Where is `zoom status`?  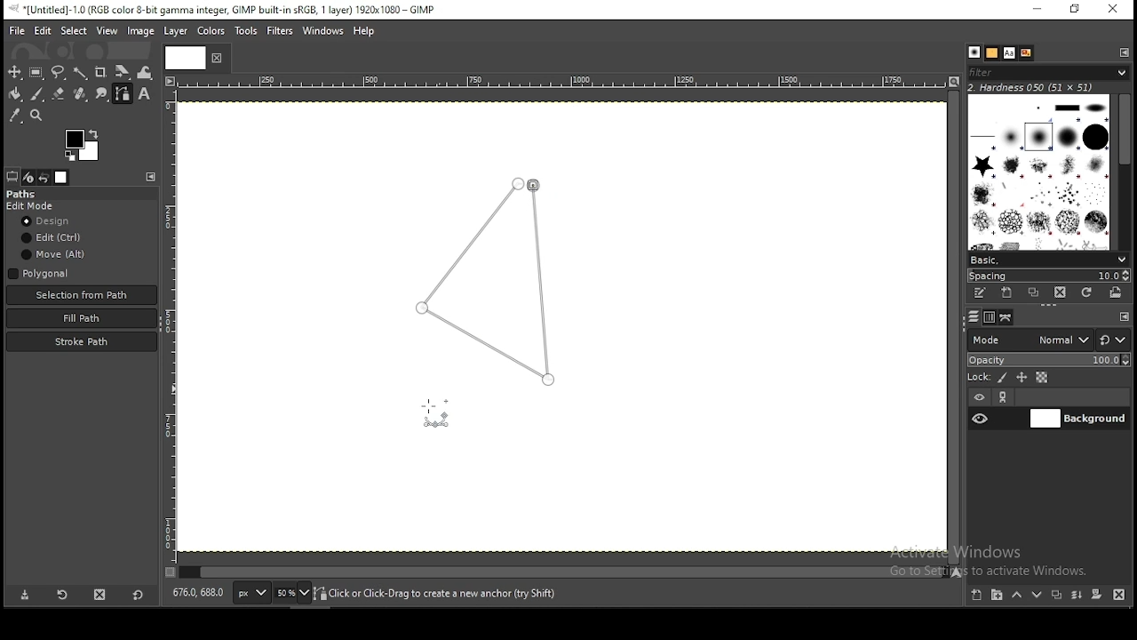
zoom status is located at coordinates (292, 593).